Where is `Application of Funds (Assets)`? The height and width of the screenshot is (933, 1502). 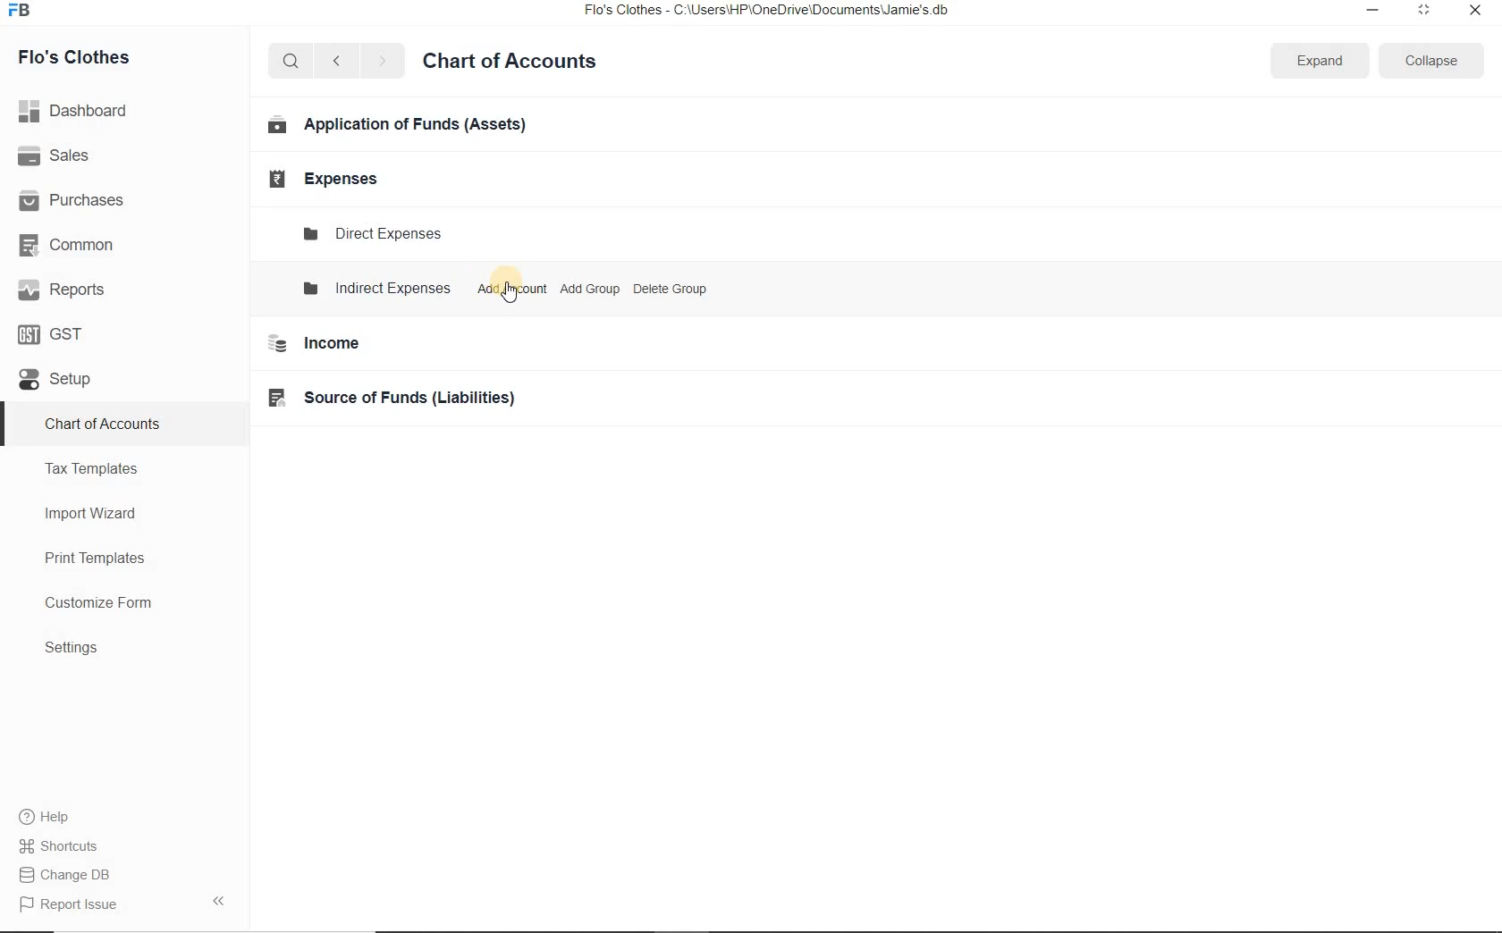
Application of Funds (Assets) is located at coordinates (398, 126).